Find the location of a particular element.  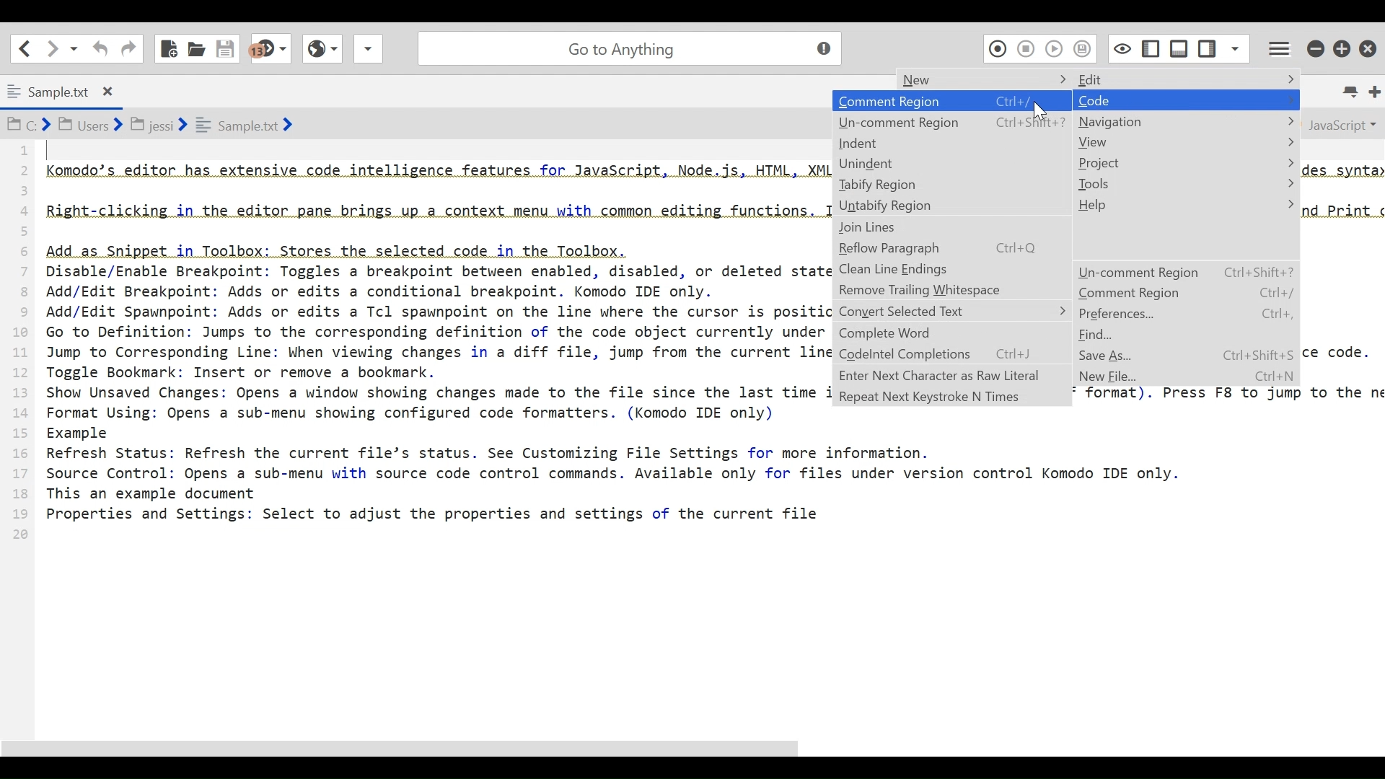

New File is located at coordinates (170, 47).